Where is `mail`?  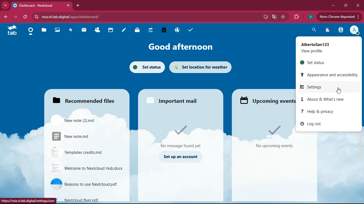
mail is located at coordinates (85, 31).